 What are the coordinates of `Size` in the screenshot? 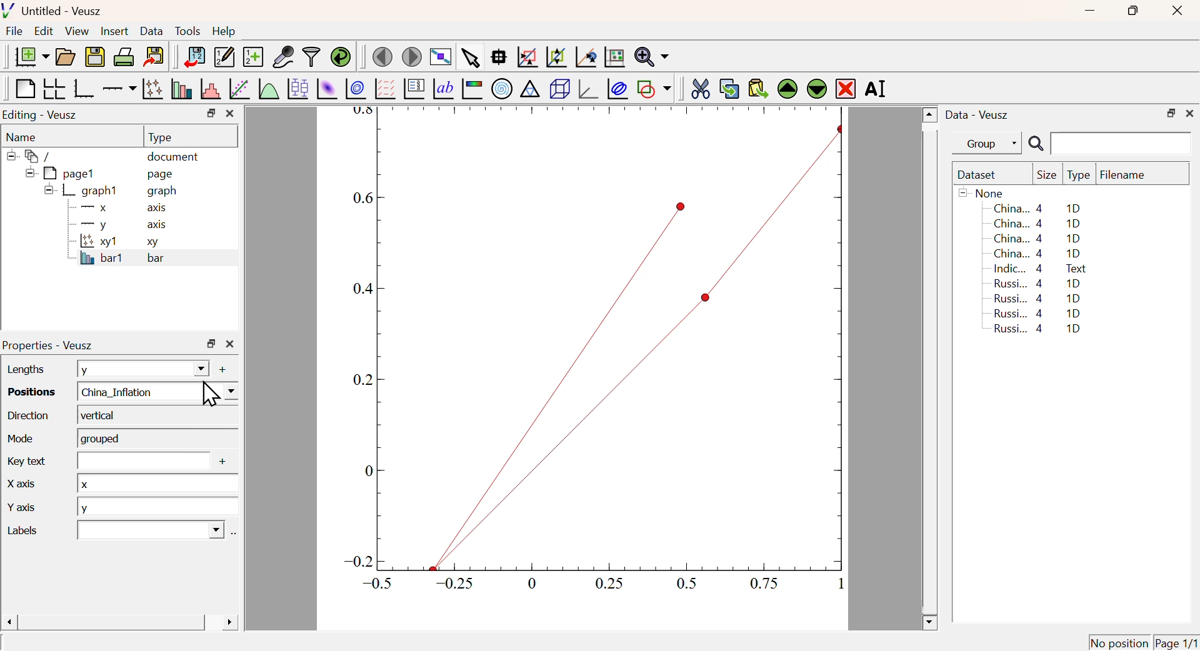 It's located at (1047, 176).